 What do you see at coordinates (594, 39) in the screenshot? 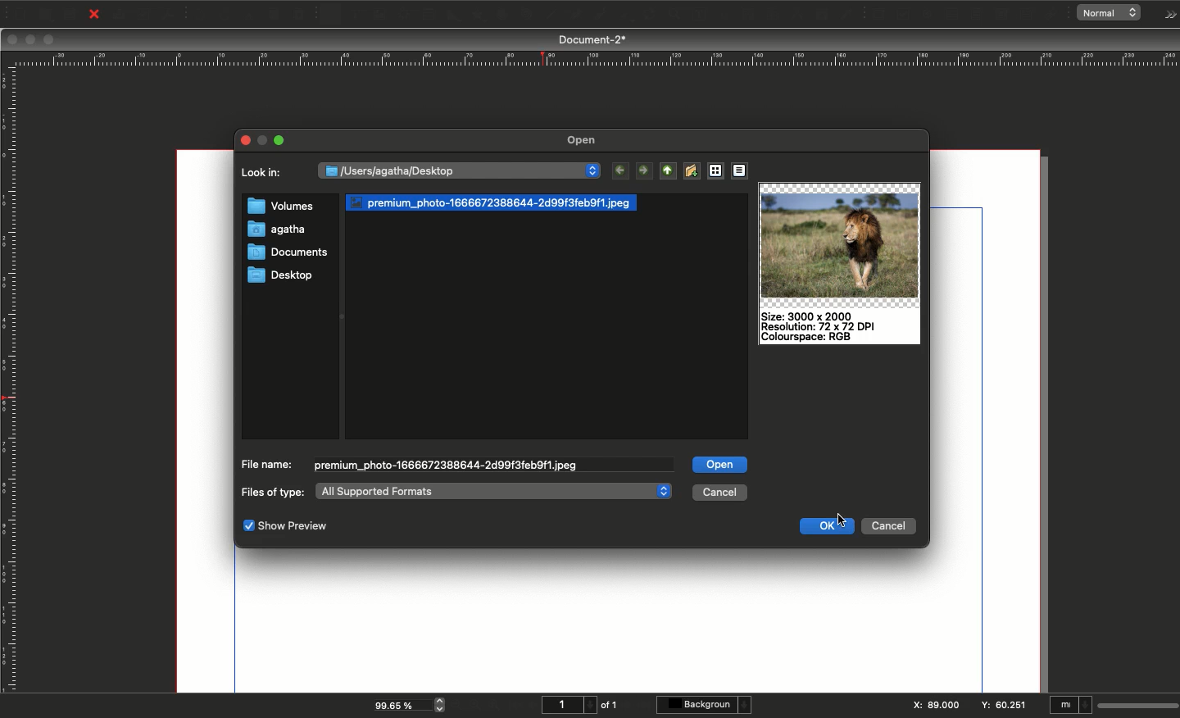
I see `Document-2*` at bounding box center [594, 39].